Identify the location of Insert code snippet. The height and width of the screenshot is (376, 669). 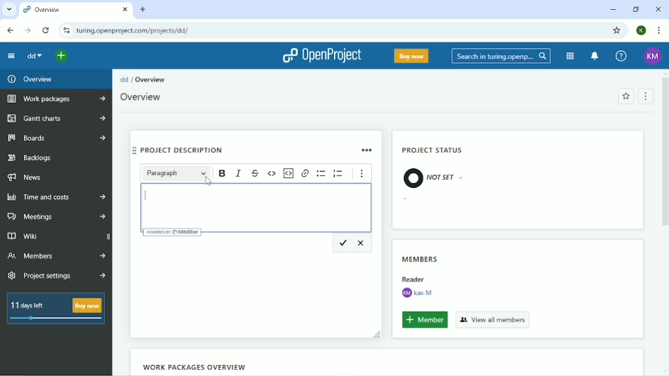
(289, 173).